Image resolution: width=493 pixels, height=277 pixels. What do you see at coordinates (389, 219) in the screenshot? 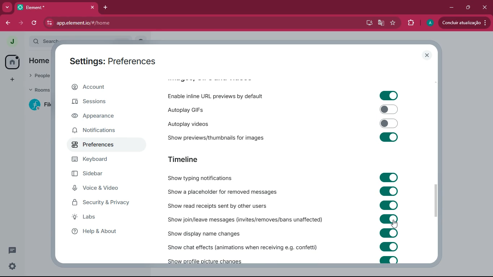
I see `toggle on/off` at bounding box center [389, 219].